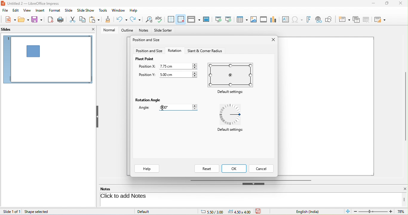 The width and height of the screenshot is (408, 215). Describe the element at coordinates (97, 117) in the screenshot. I see `hide` at that location.